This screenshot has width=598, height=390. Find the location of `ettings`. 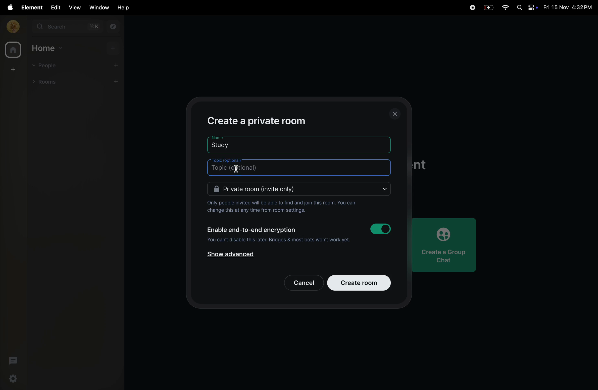

ettings is located at coordinates (14, 379).